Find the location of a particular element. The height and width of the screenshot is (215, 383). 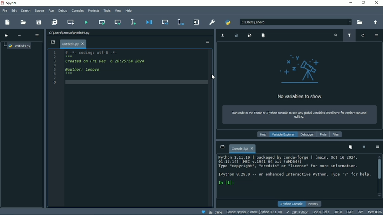

Spyder is located at coordinates (10, 3).